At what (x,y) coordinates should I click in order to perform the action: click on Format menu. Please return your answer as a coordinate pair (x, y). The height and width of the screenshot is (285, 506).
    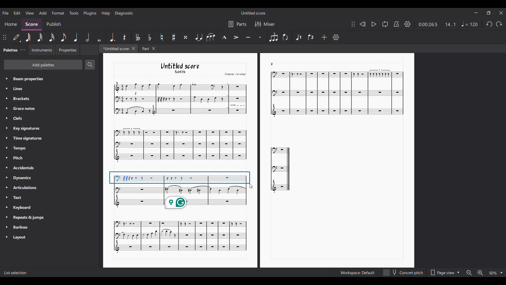
    Looking at the image, I should click on (58, 13).